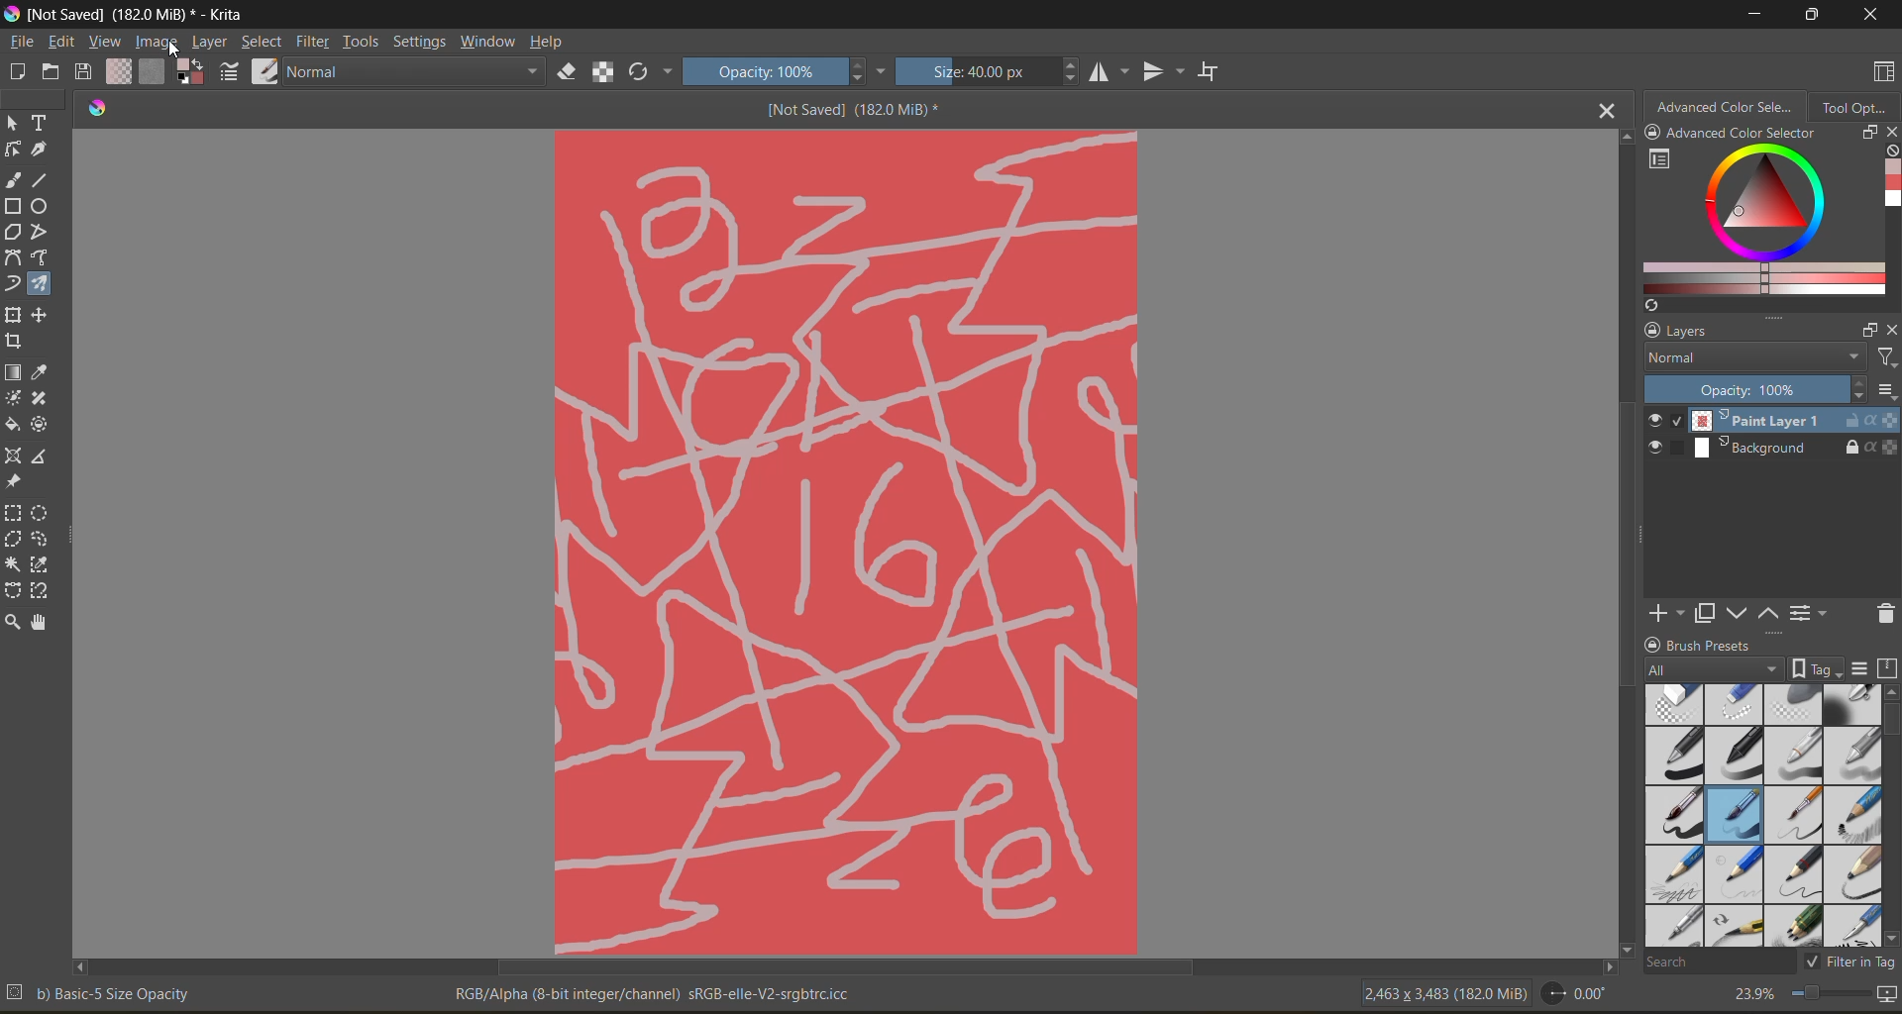  I want to click on preview, so click(1658, 436).